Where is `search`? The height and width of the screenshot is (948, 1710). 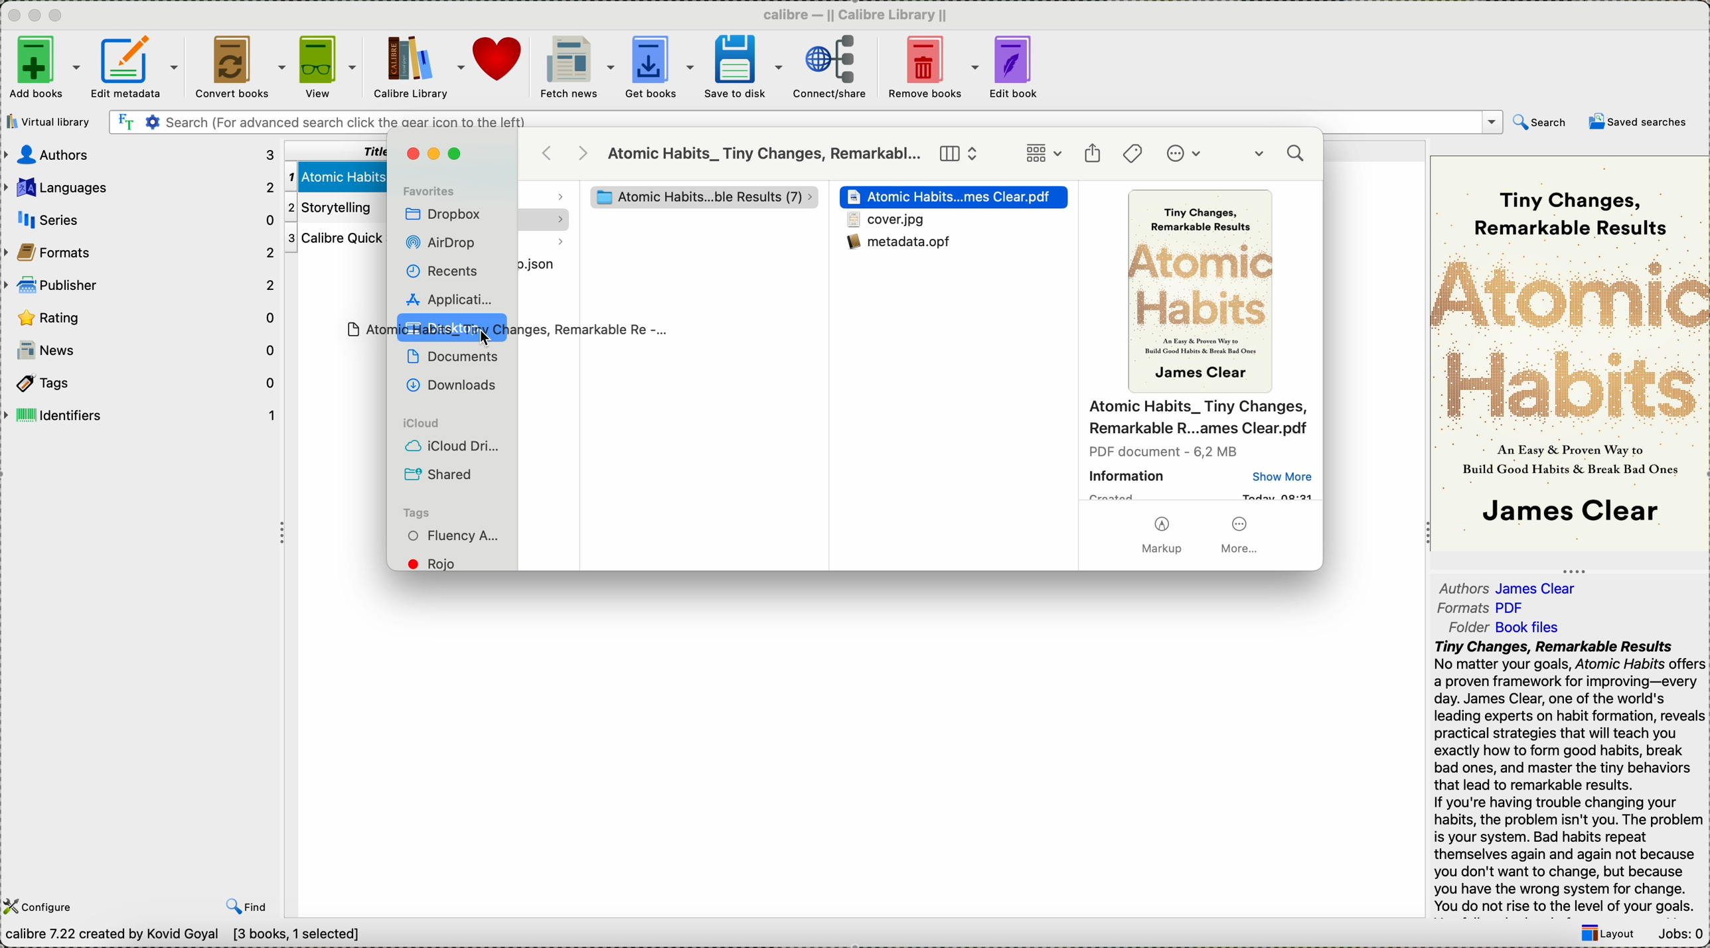 search is located at coordinates (1282, 156).